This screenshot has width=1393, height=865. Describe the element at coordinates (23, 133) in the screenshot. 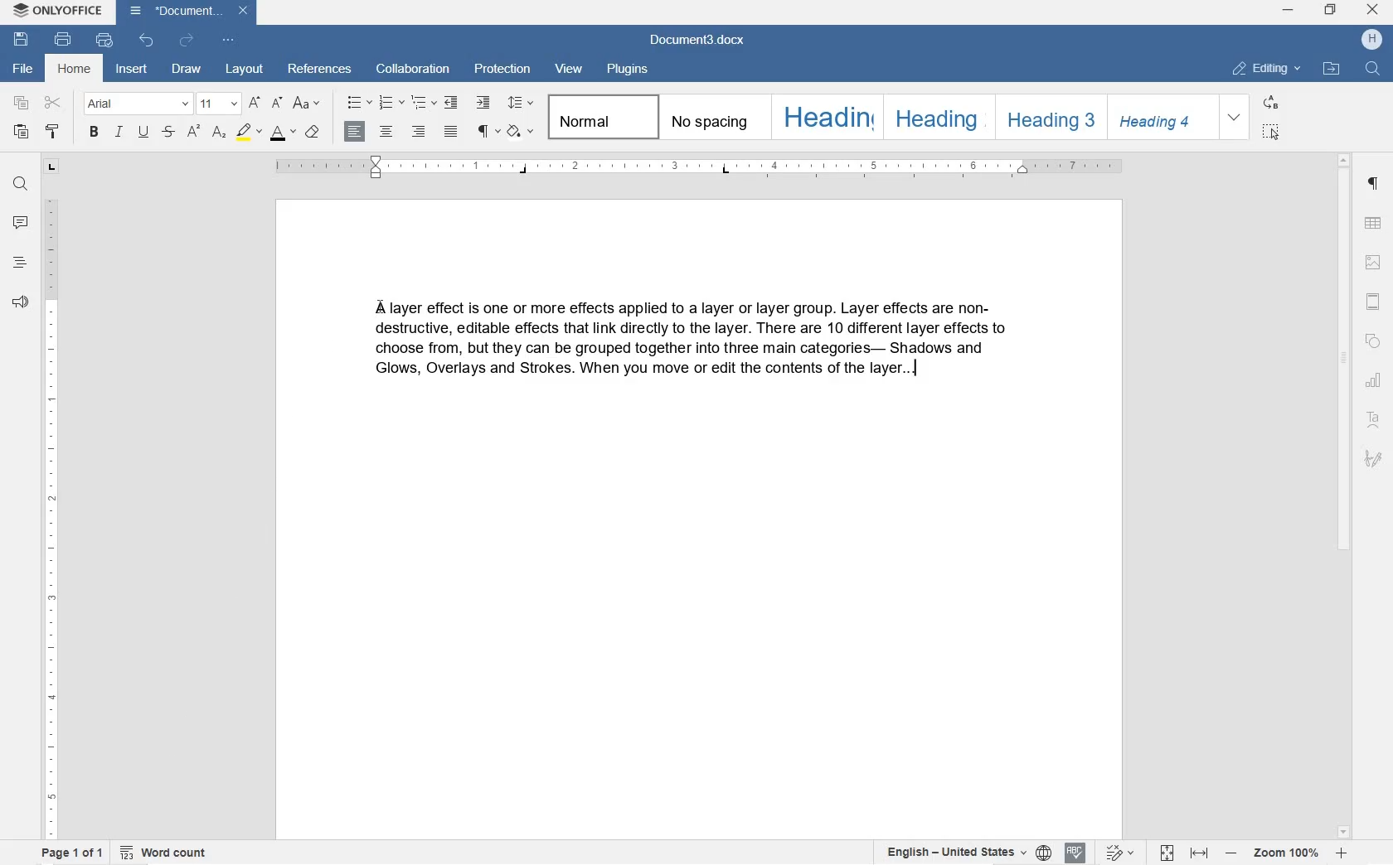

I see `PASTE` at that location.